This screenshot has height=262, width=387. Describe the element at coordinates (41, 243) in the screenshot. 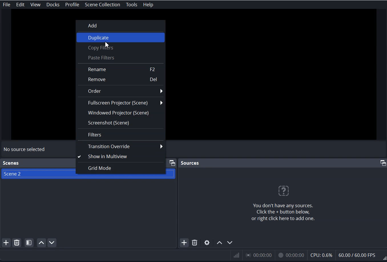

I see `Move scene up` at that location.